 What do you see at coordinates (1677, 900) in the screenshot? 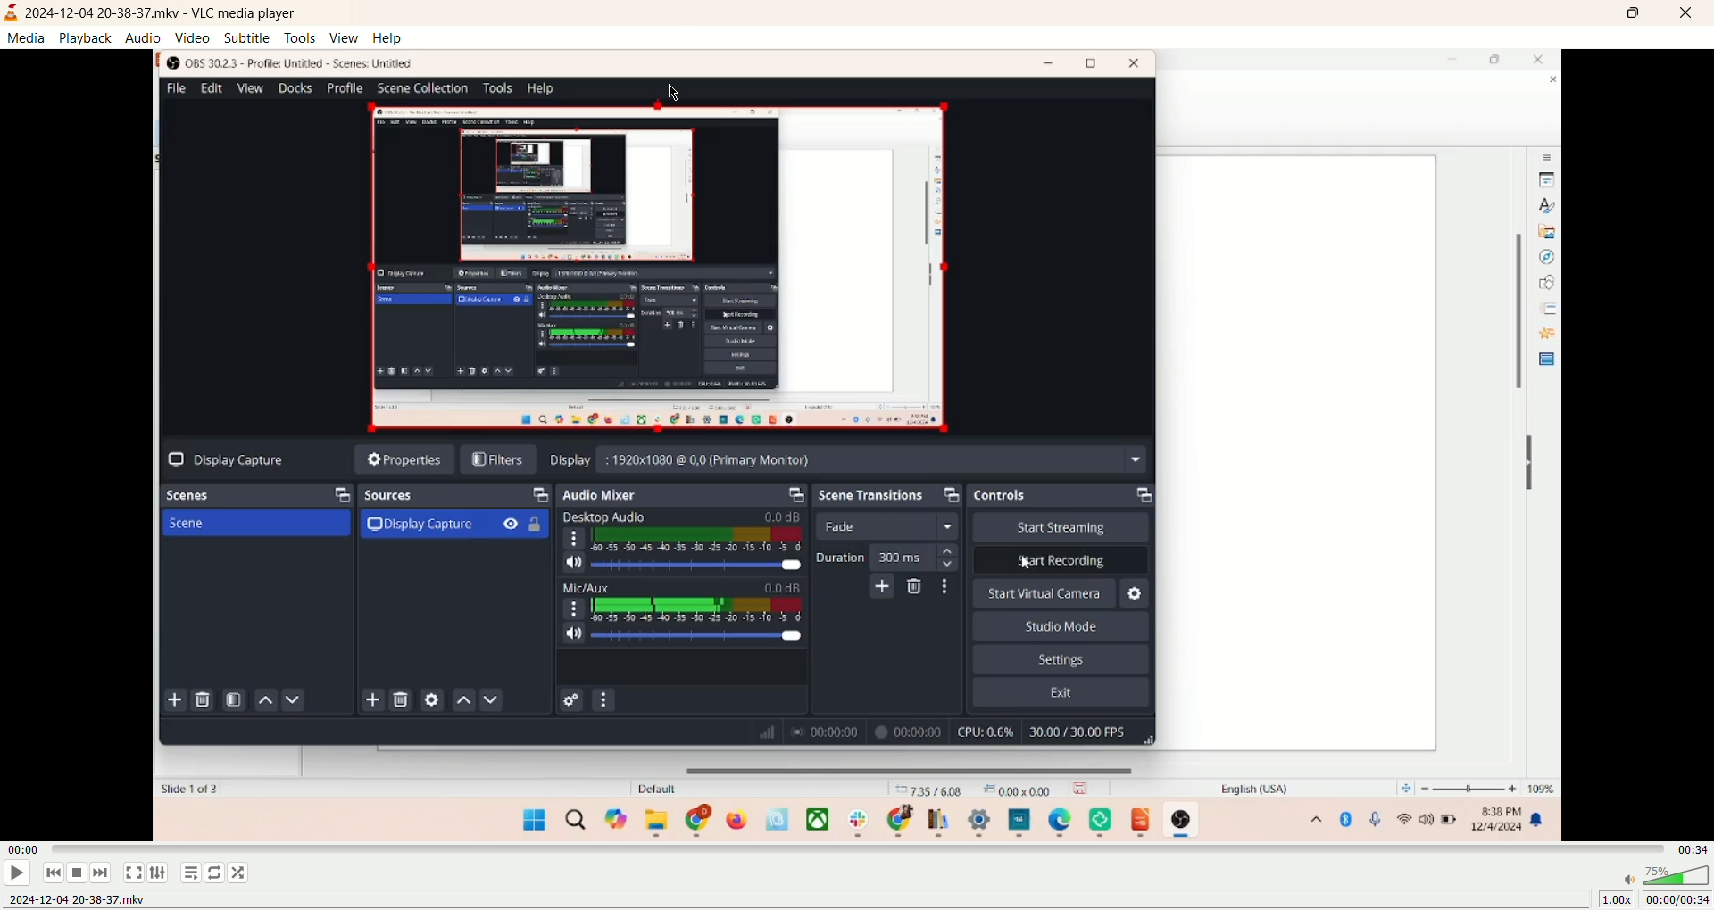
I see `elapsed and remaining time` at bounding box center [1677, 900].